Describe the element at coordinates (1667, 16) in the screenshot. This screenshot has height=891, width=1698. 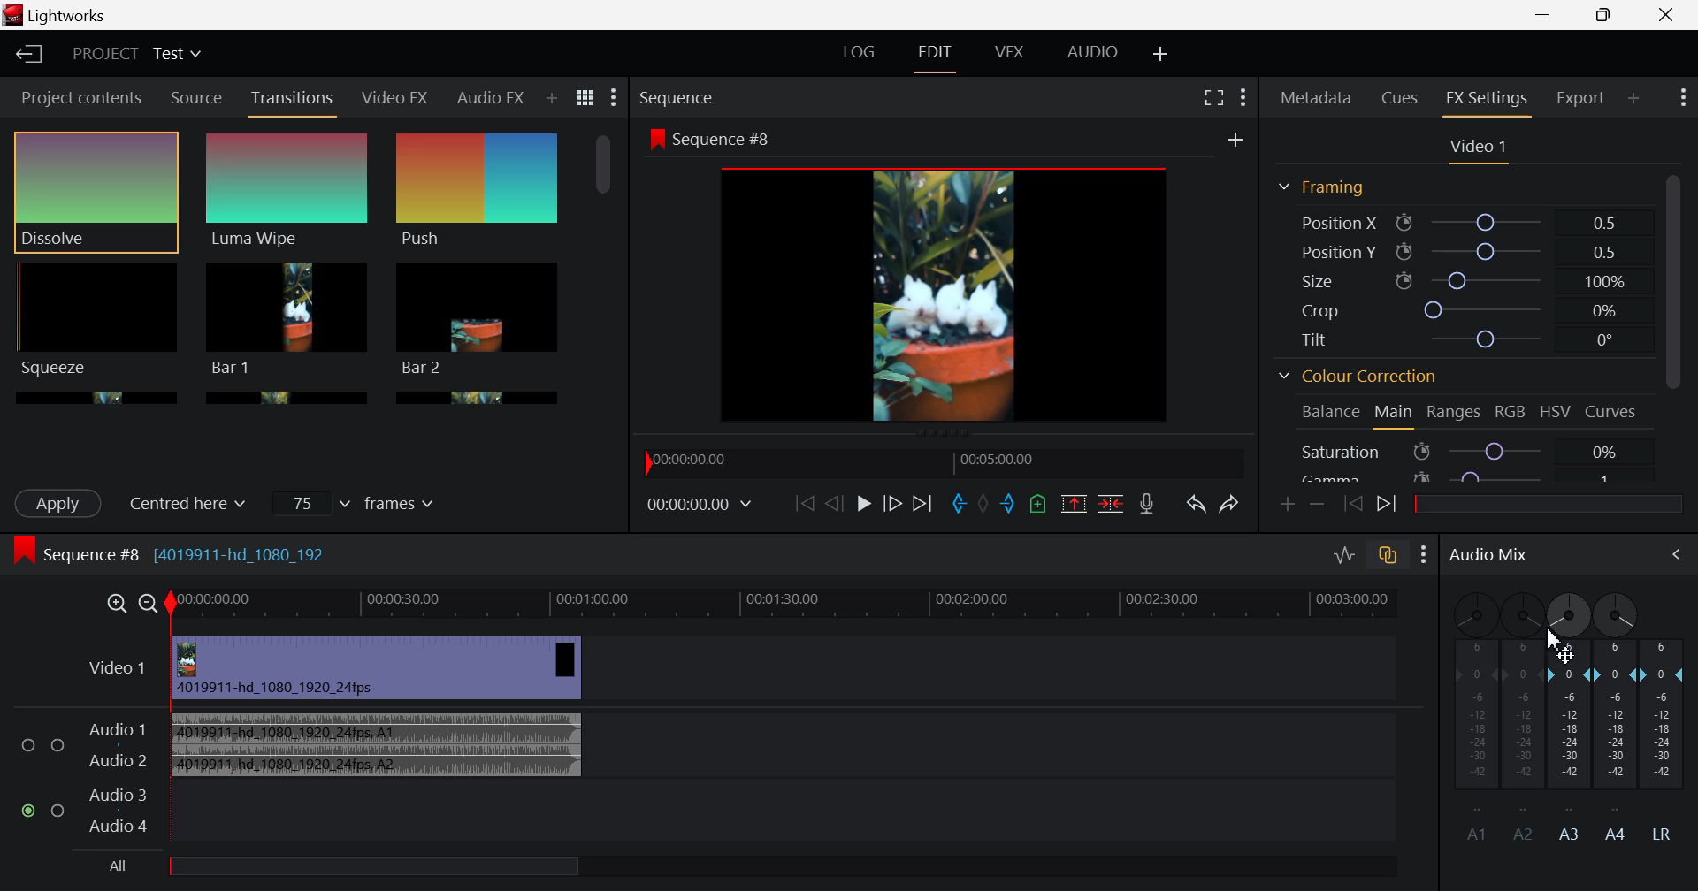
I see `Close` at that location.